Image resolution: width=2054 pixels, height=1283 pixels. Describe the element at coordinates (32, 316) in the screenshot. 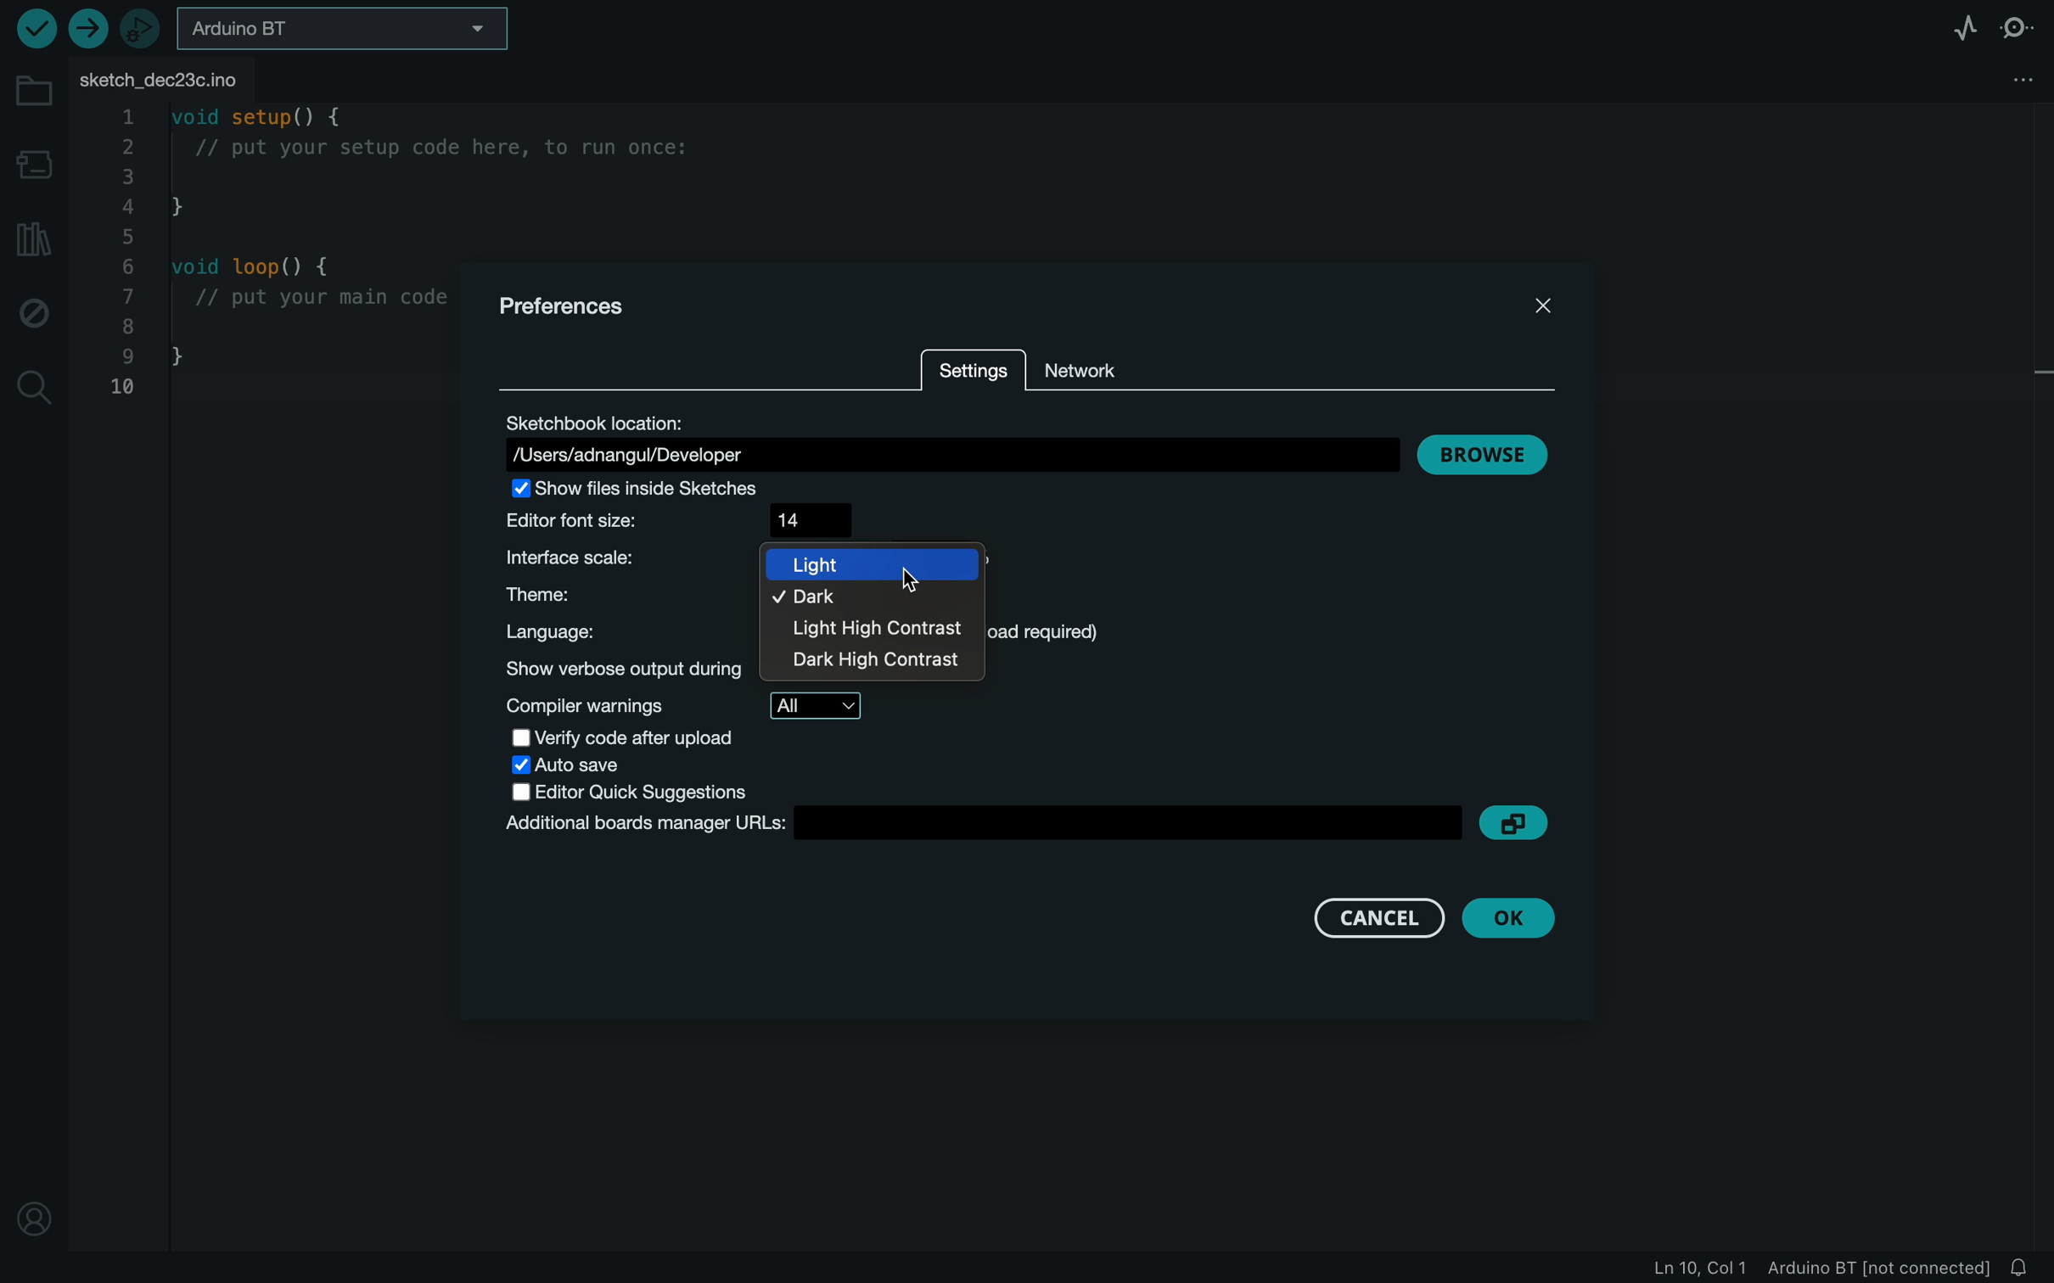

I see `debug` at that location.